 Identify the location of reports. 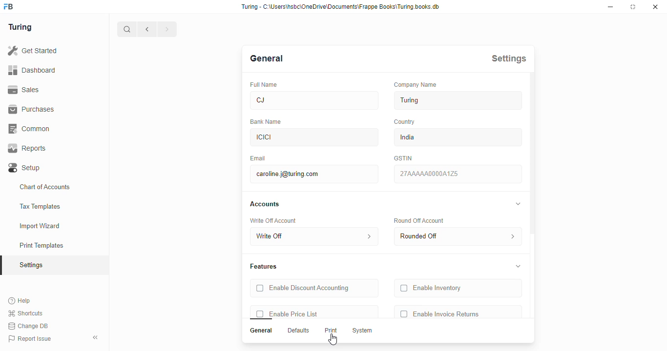
(27, 148).